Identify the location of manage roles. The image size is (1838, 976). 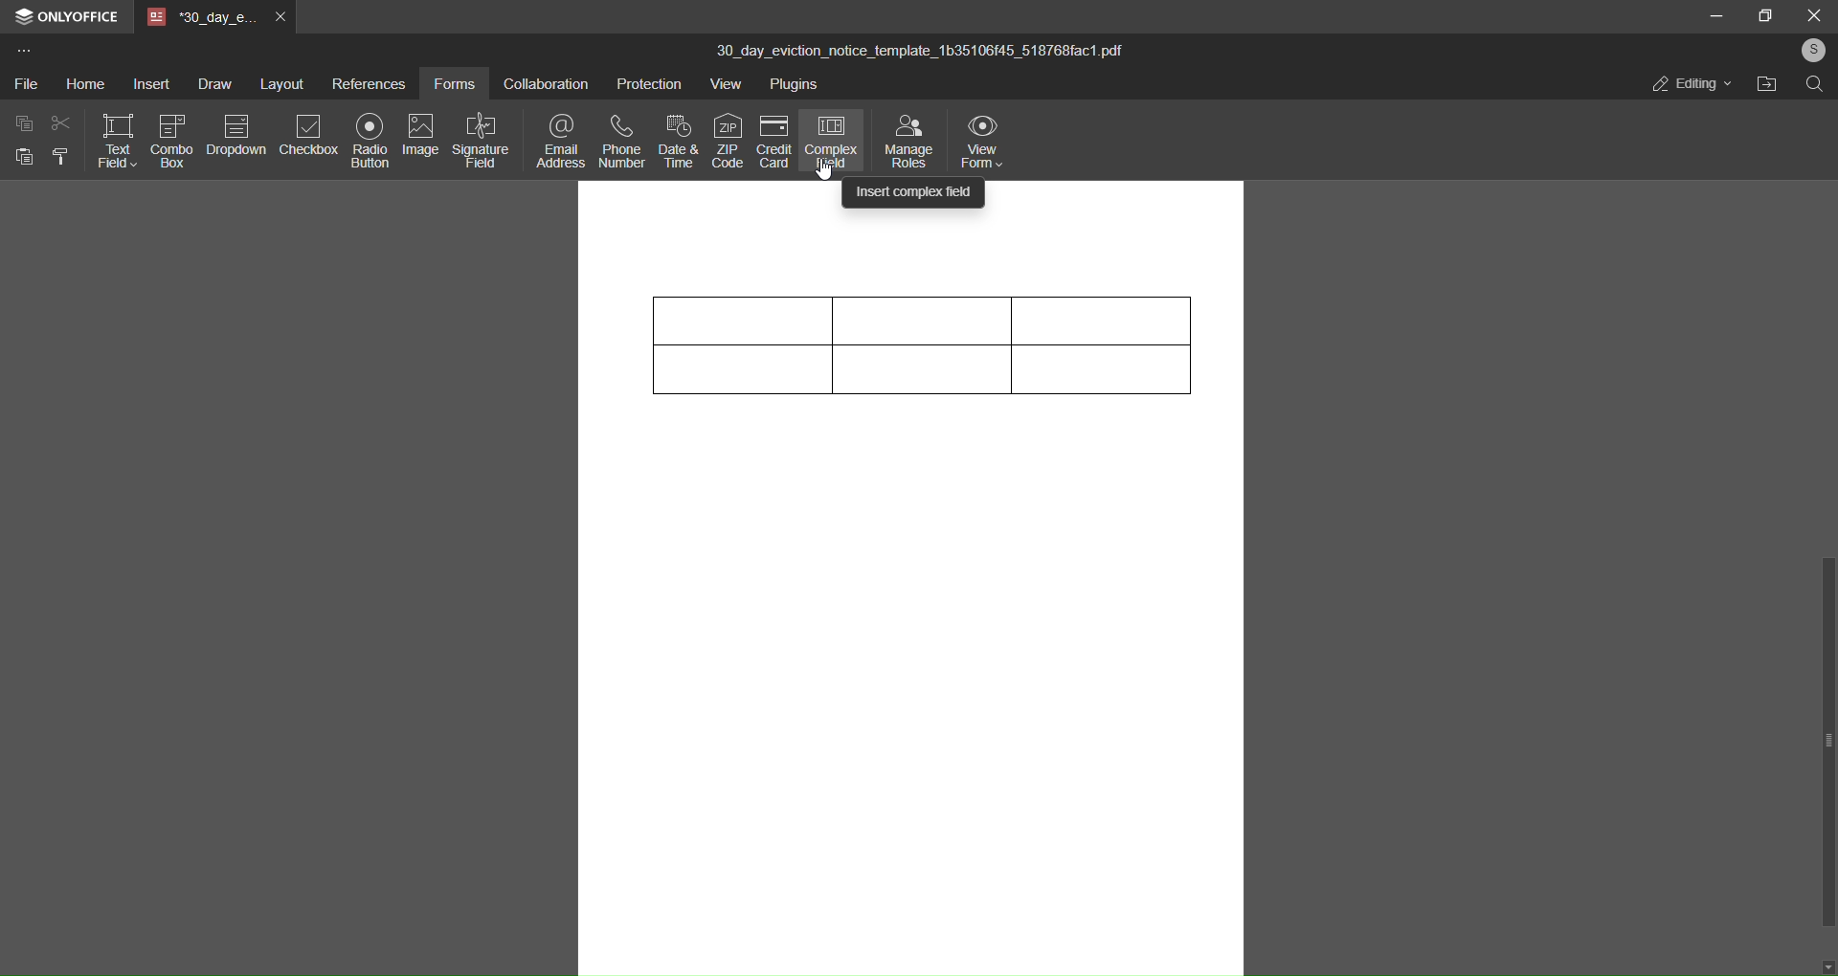
(906, 138).